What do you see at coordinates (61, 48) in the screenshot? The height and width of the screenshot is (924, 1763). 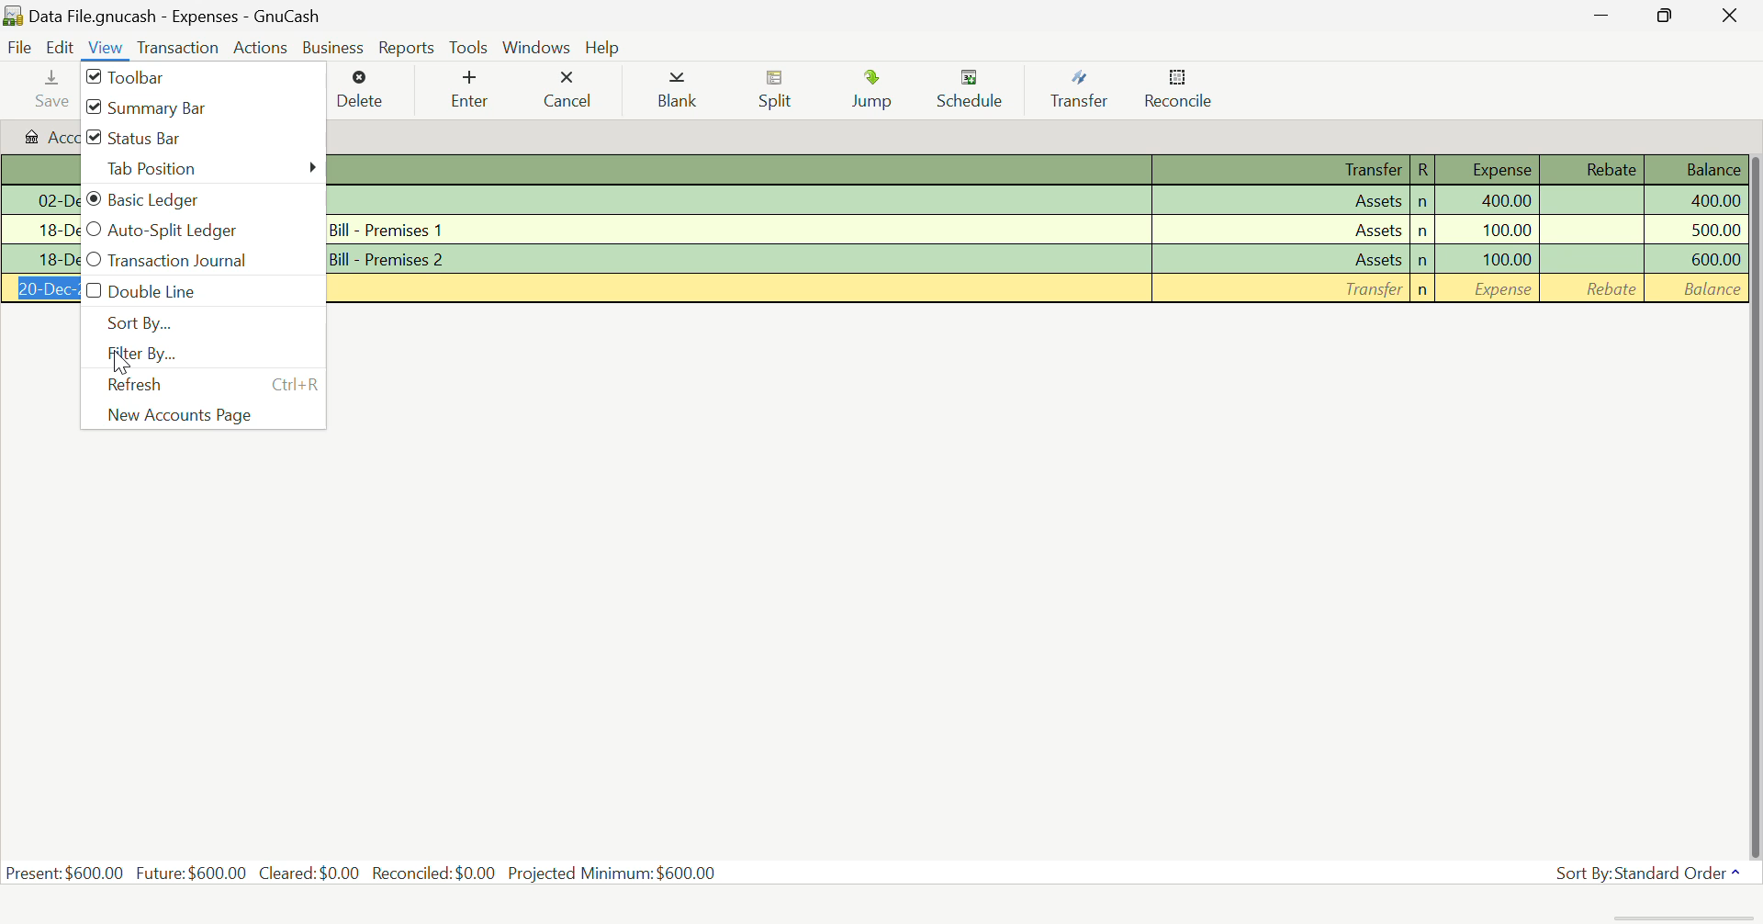 I see `Edit` at bounding box center [61, 48].